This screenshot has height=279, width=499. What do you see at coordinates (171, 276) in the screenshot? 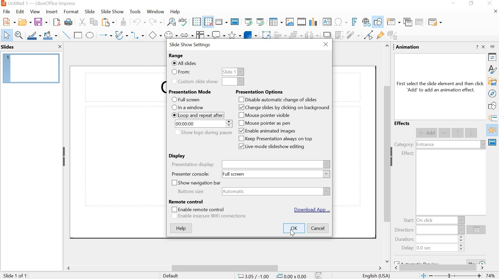
I see `default` at bounding box center [171, 276].